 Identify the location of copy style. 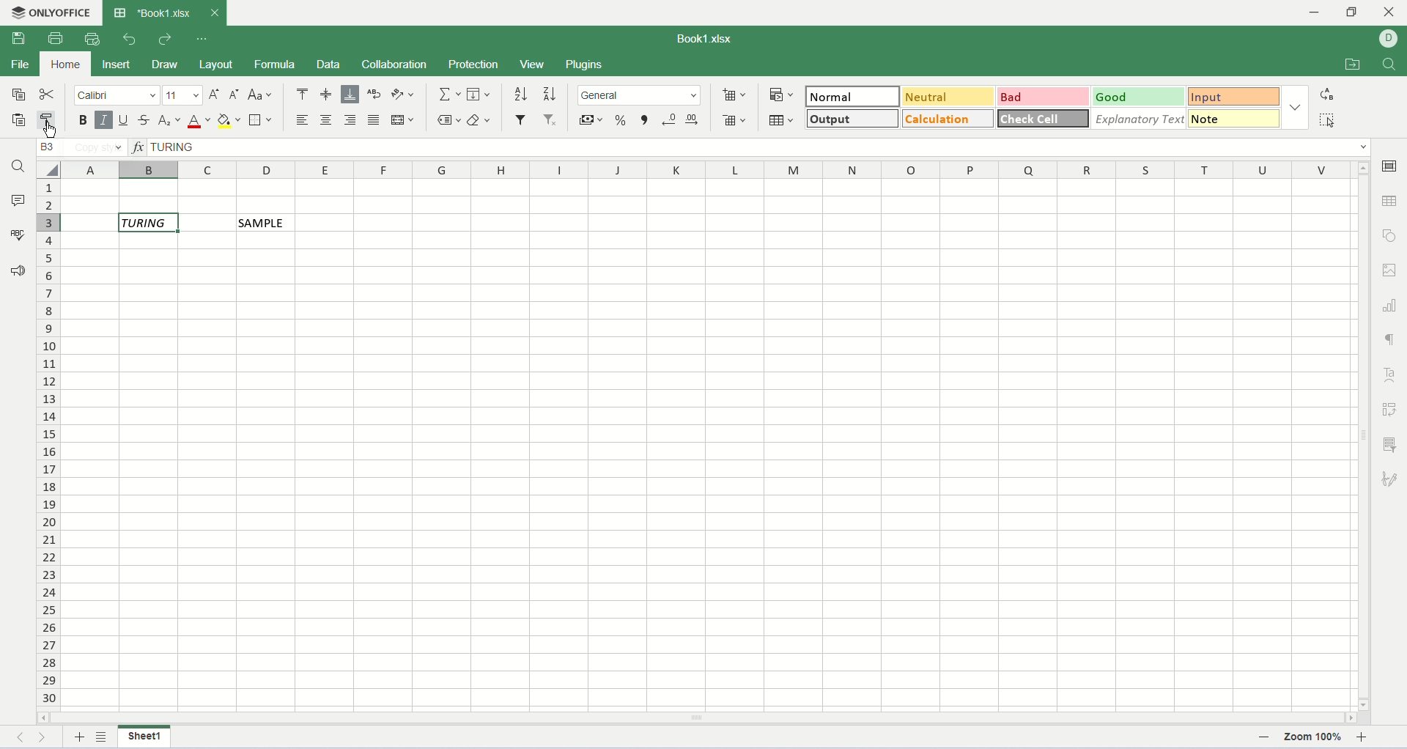
(50, 121).